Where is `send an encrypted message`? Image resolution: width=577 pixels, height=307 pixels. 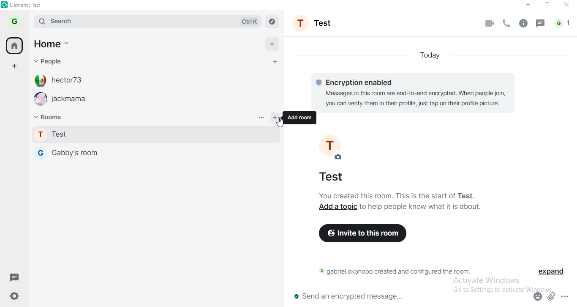 send an encrypted message is located at coordinates (411, 298).